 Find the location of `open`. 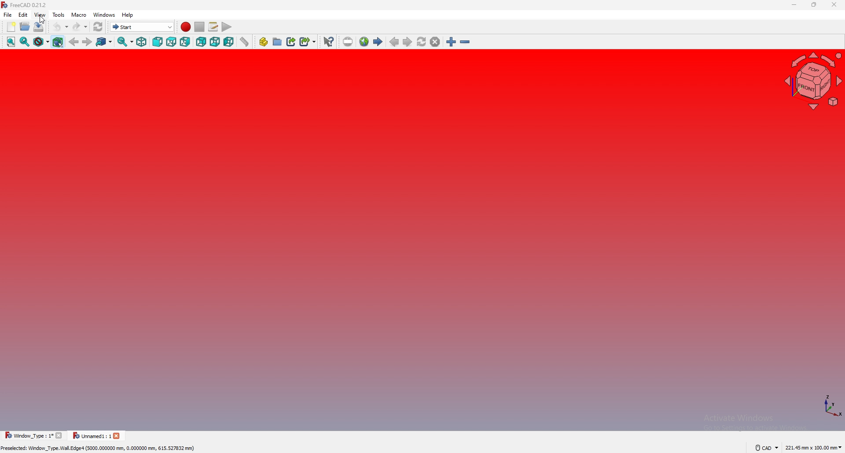

open is located at coordinates (24, 26).